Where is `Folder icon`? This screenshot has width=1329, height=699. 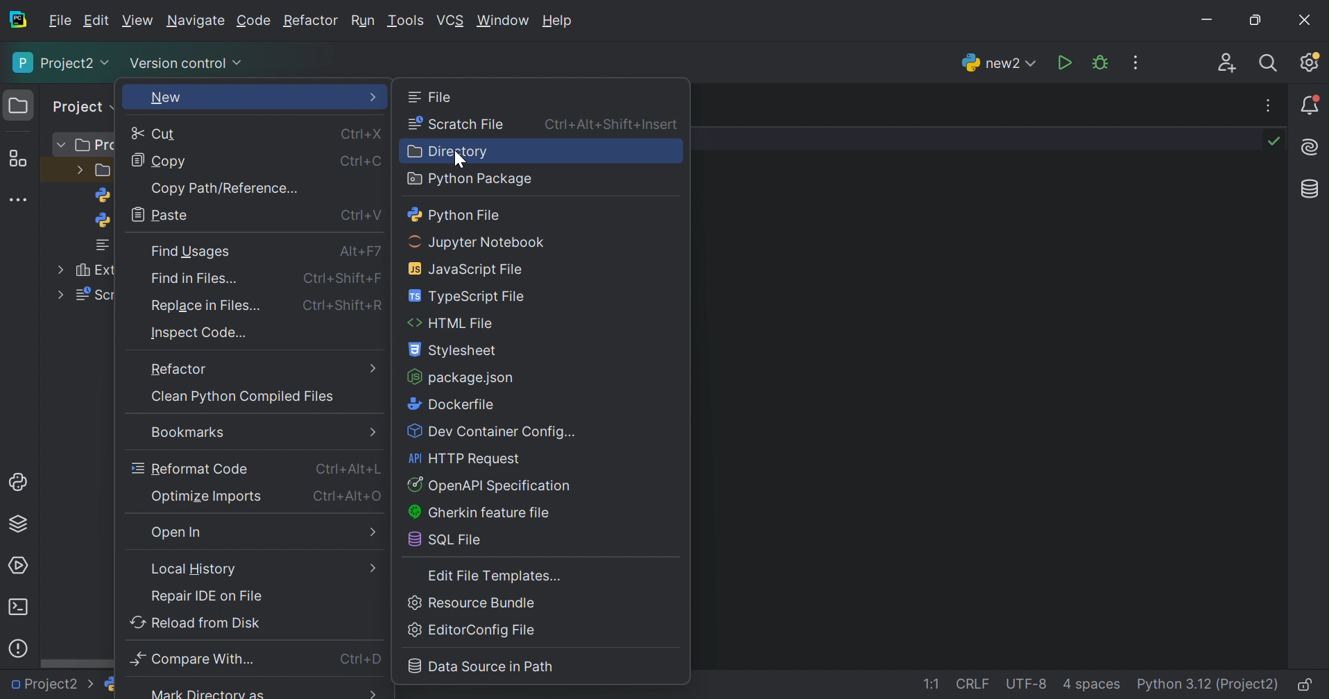 Folder icon is located at coordinates (18, 105).